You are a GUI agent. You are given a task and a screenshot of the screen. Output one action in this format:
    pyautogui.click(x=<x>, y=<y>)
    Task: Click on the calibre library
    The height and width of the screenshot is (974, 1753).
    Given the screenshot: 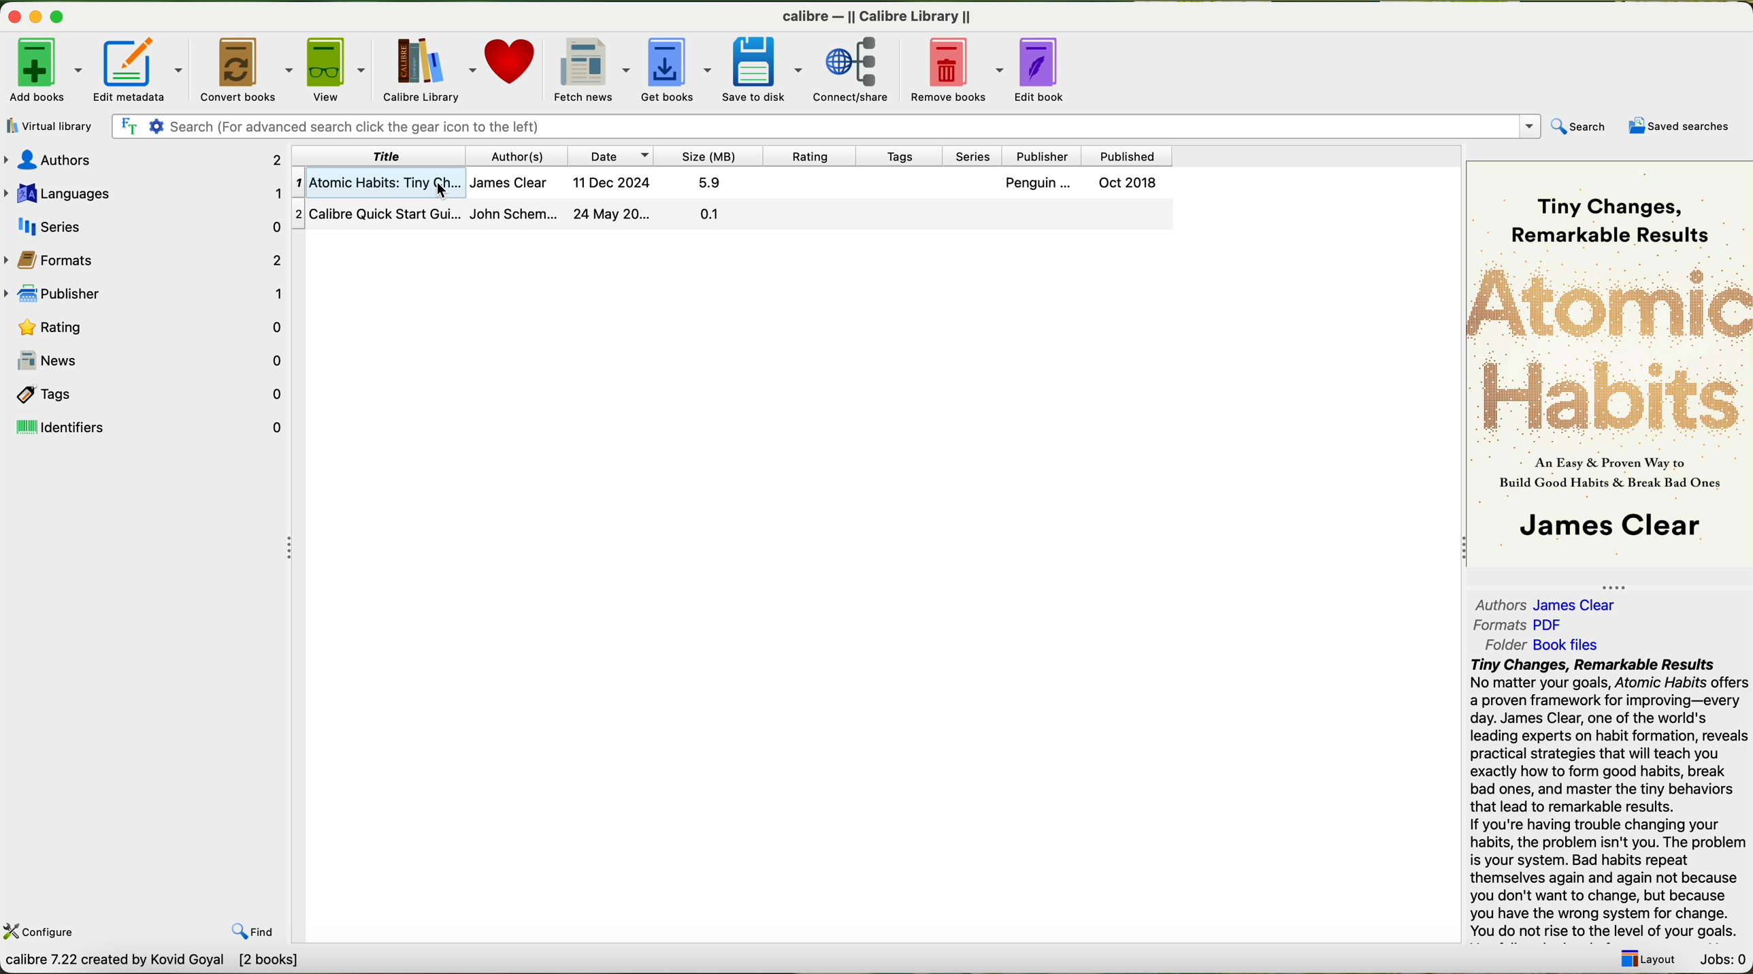 What is the action you would take?
    pyautogui.click(x=427, y=69)
    